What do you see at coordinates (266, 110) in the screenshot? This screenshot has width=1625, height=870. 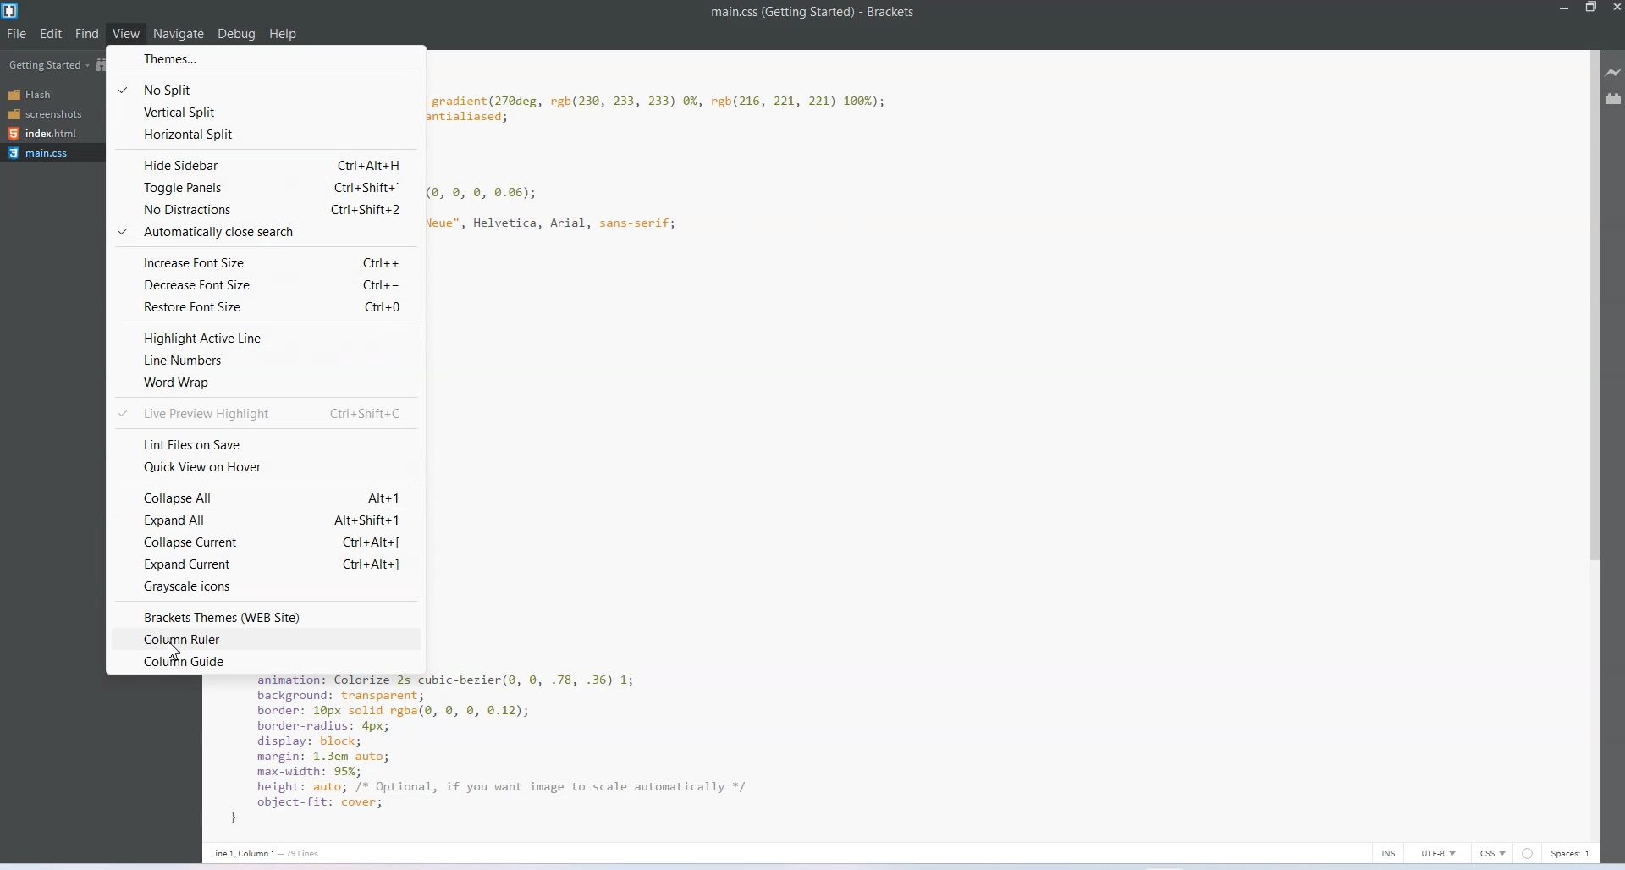 I see `Vertical split` at bounding box center [266, 110].